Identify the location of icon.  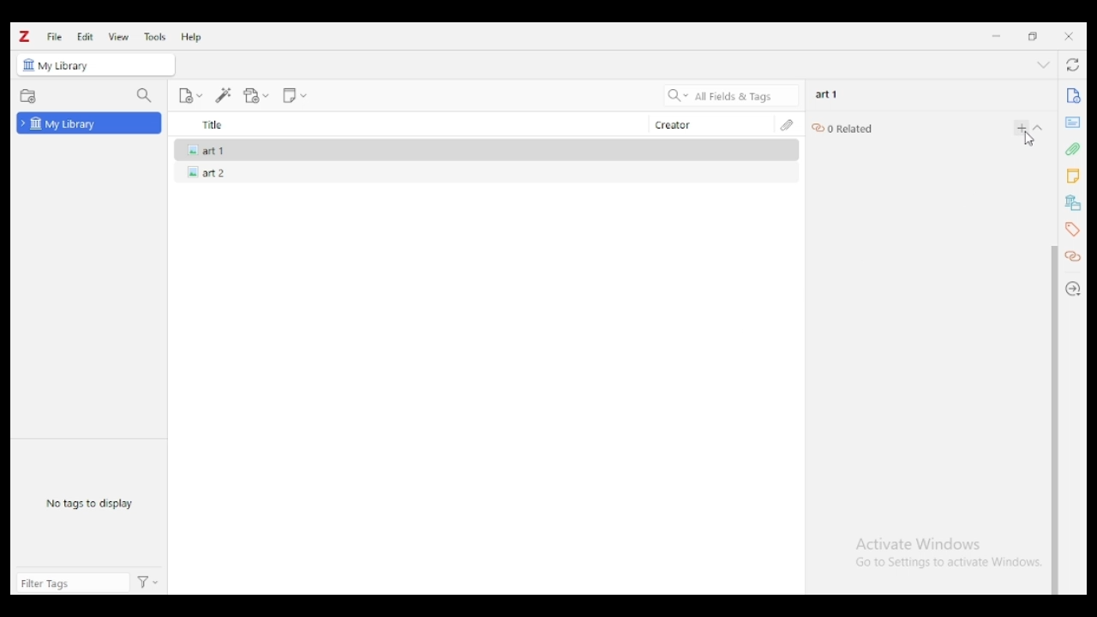
(28, 65).